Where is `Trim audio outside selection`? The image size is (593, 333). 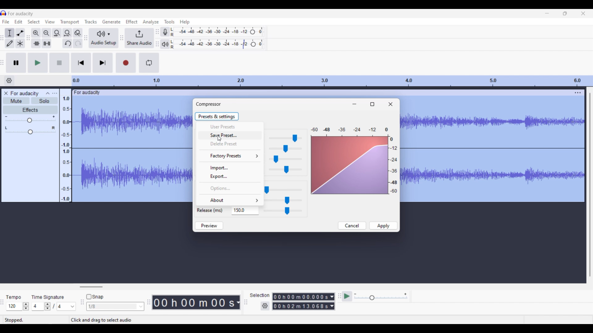
Trim audio outside selection is located at coordinates (36, 43).